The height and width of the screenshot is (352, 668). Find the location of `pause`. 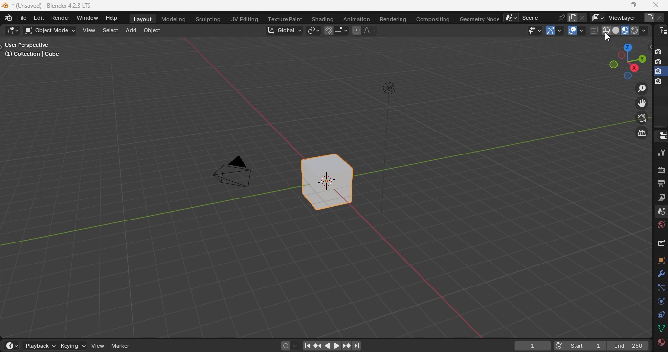

pause is located at coordinates (307, 346).